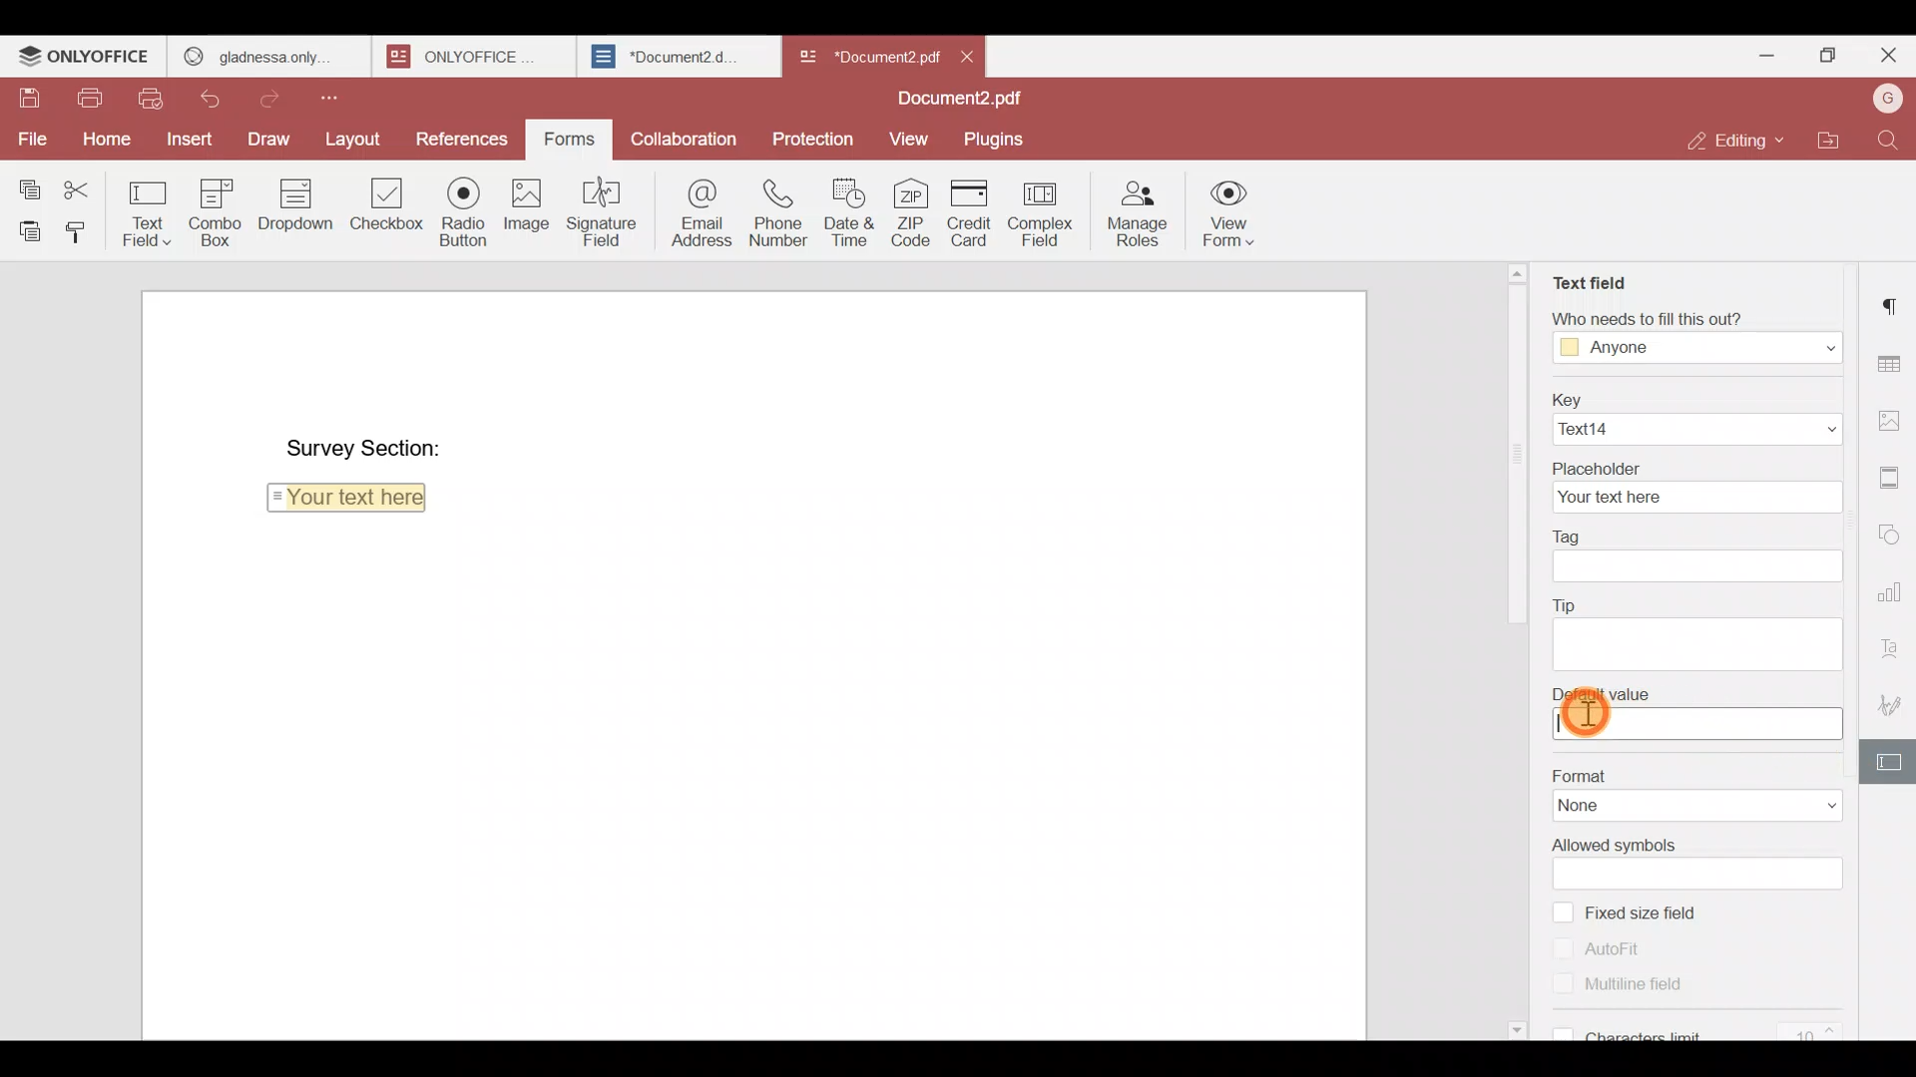  I want to click on Customize quick access toolbar, so click(348, 96).